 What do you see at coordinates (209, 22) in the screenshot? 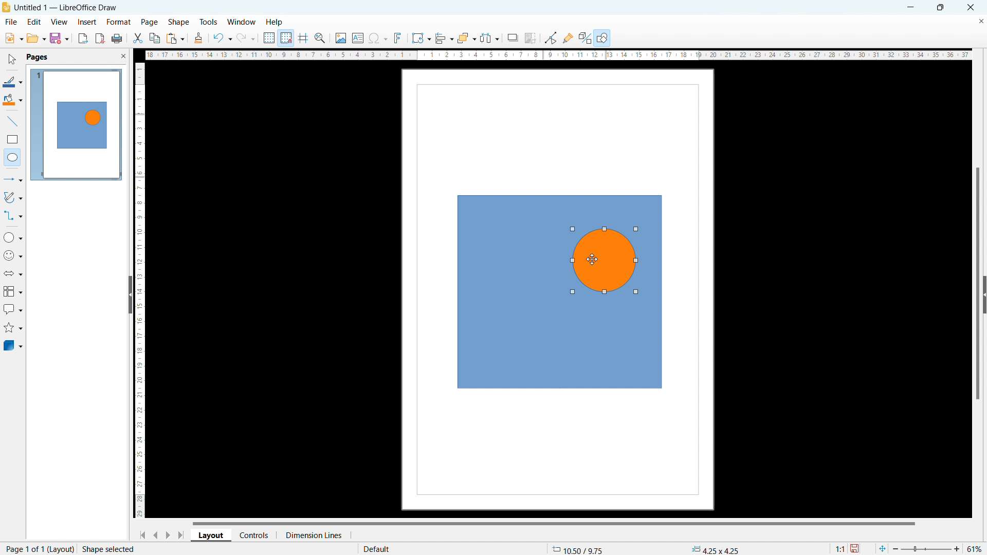
I see `tools` at bounding box center [209, 22].